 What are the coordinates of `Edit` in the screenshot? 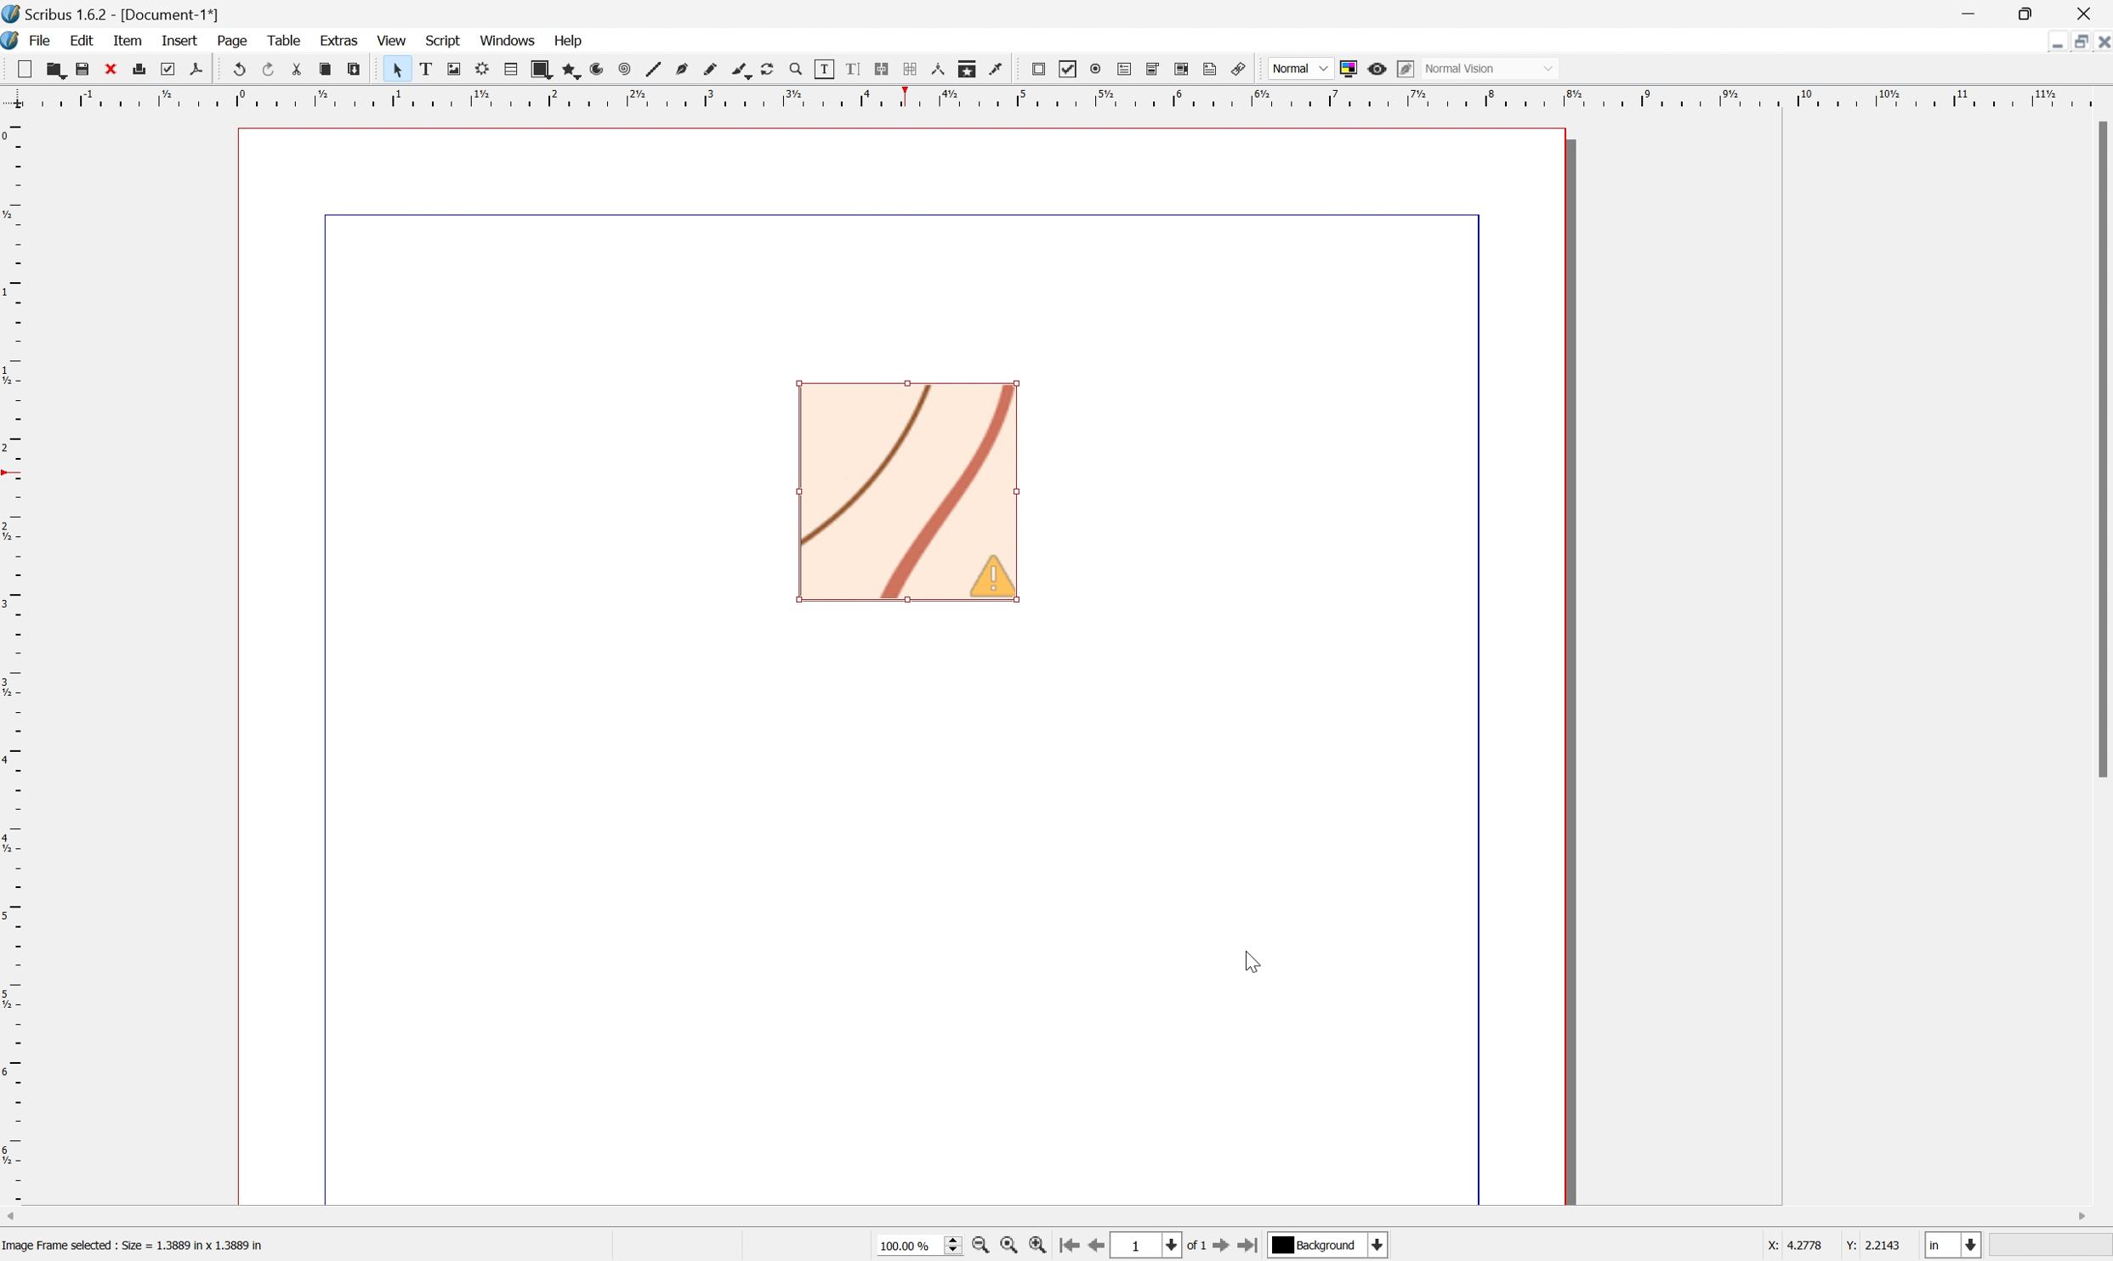 It's located at (80, 40).